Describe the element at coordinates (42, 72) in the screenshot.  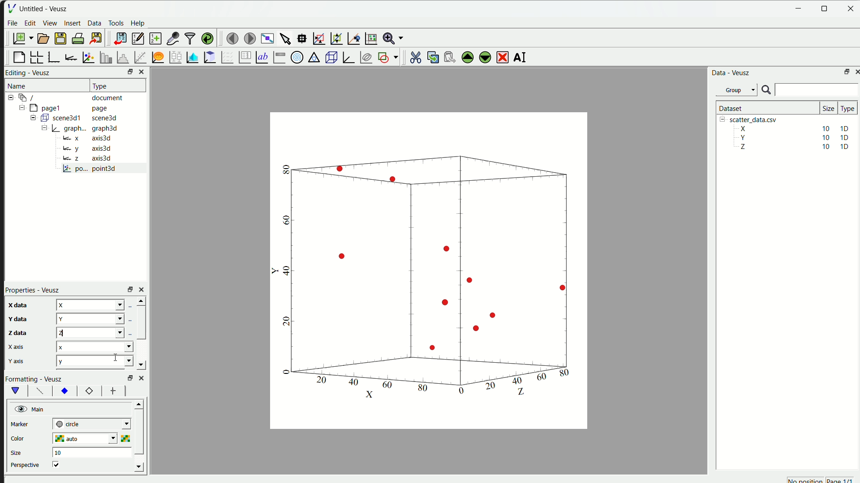
I see `Veusz` at that location.